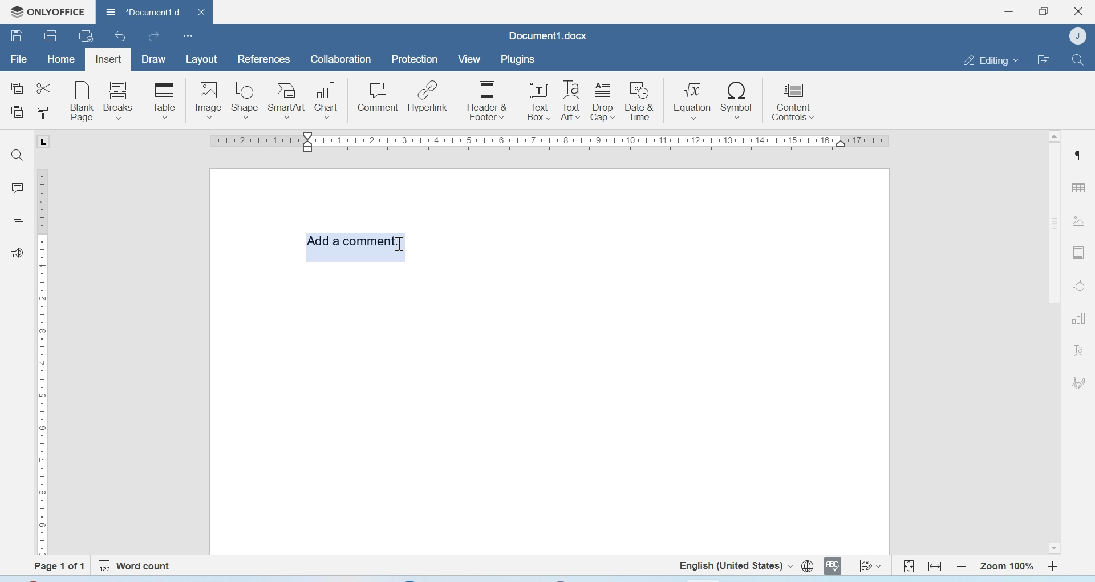 The width and height of the screenshot is (1095, 582). I want to click on Content controls, so click(792, 100).